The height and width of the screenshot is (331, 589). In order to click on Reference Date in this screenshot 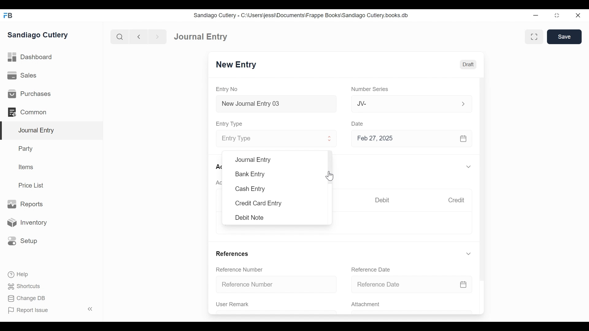, I will do `click(416, 284)`.